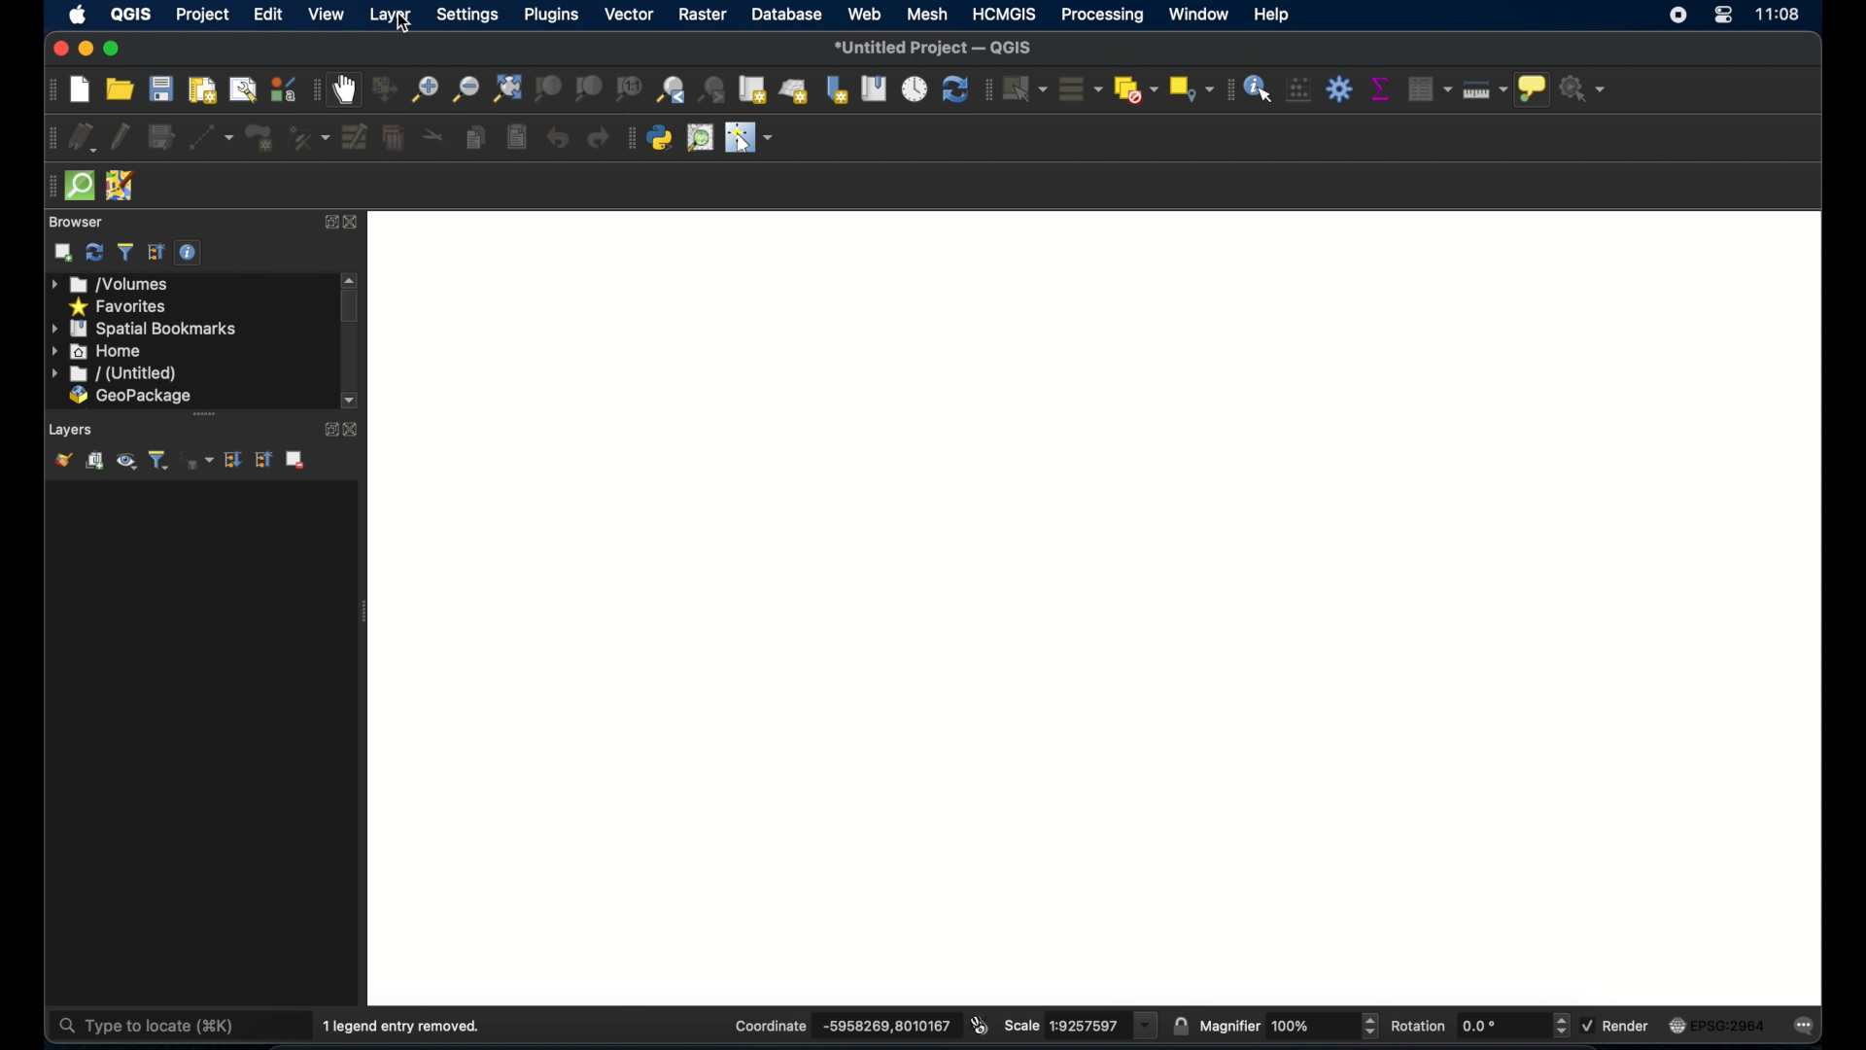  What do you see at coordinates (203, 89) in the screenshot?
I see `new print layout` at bounding box center [203, 89].